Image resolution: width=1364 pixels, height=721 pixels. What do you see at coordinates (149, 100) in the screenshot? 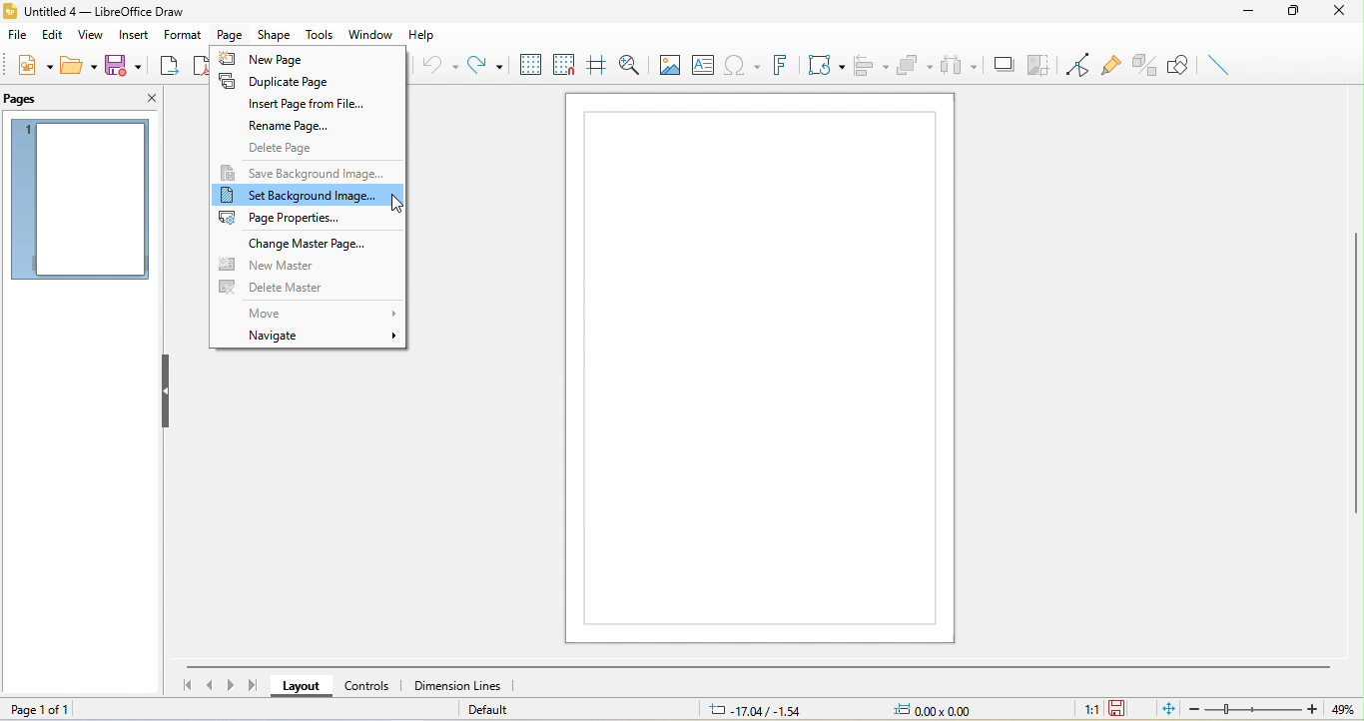
I see `close` at bounding box center [149, 100].